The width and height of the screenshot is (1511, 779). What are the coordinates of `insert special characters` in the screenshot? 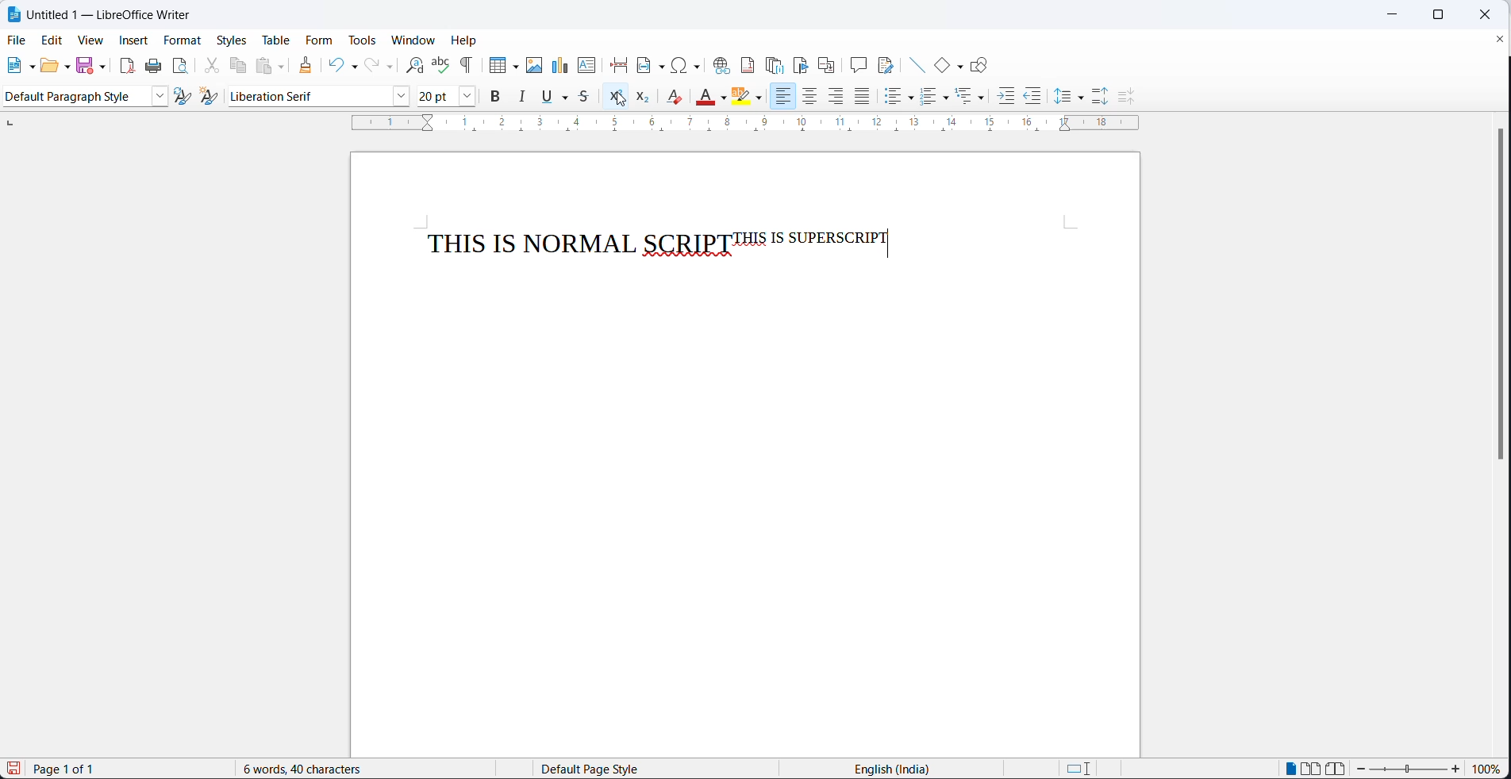 It's located at (688, 65).